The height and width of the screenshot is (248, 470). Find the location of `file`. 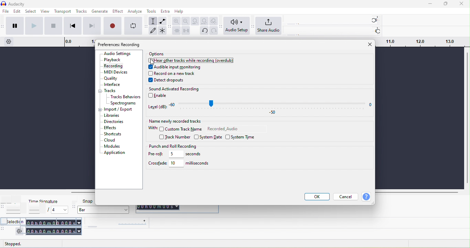

file is located at coordinates (6, 12).